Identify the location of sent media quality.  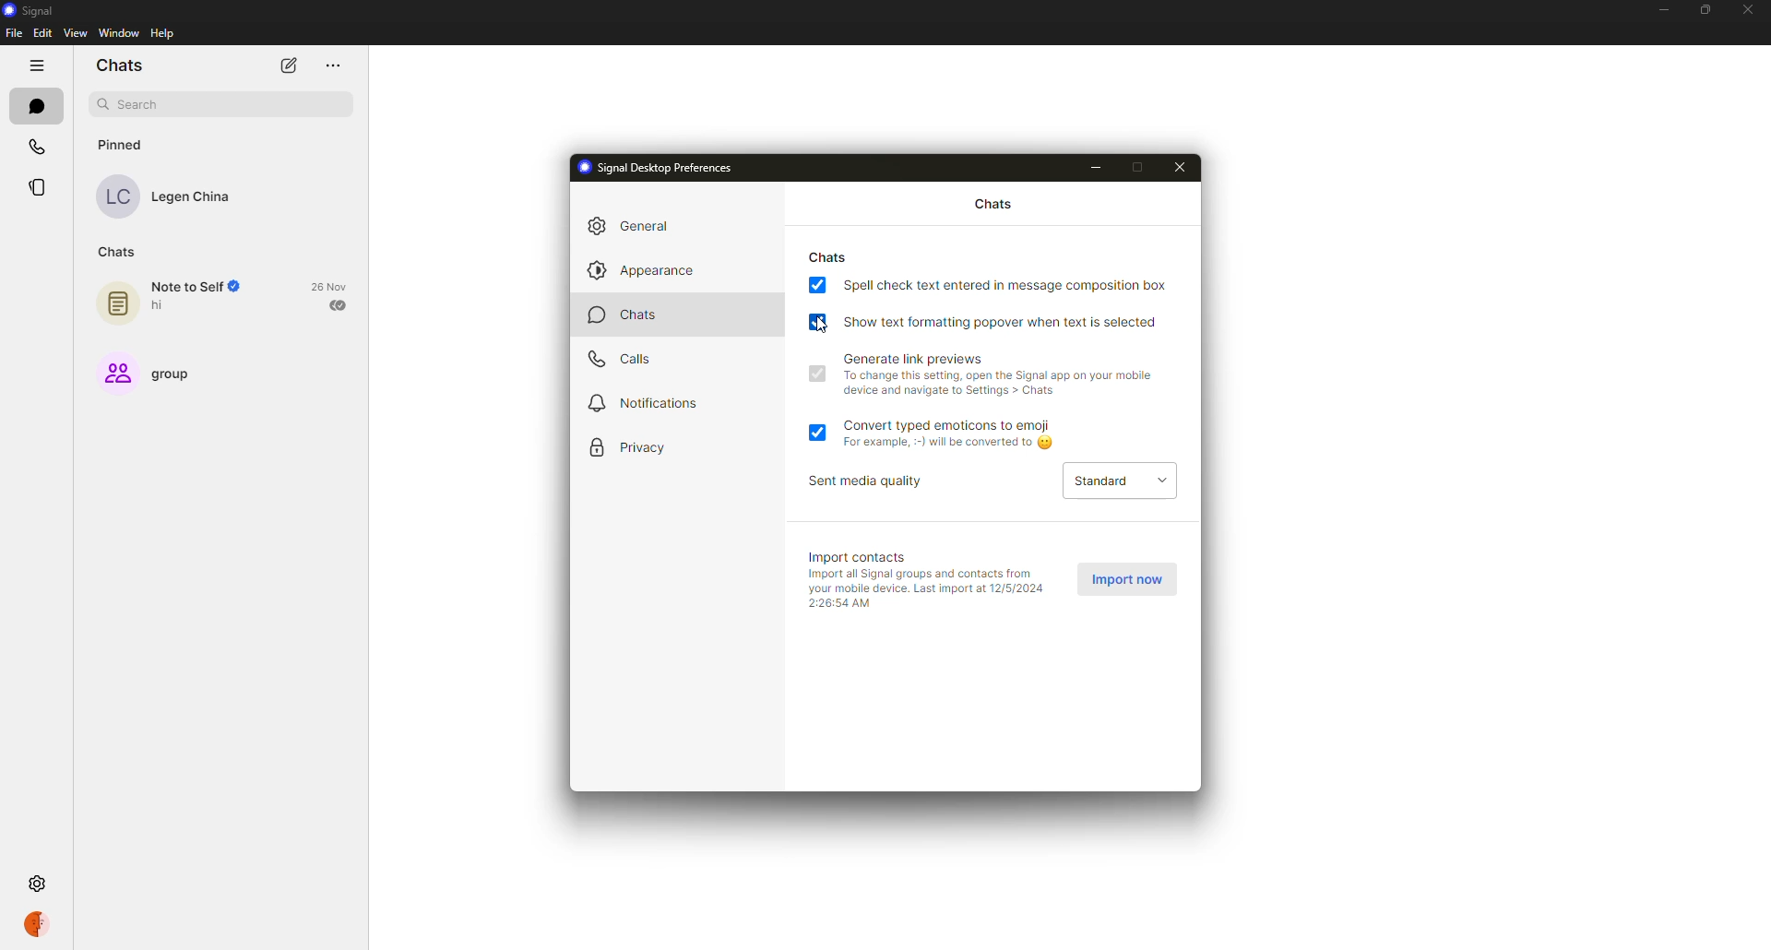
(871, 481).